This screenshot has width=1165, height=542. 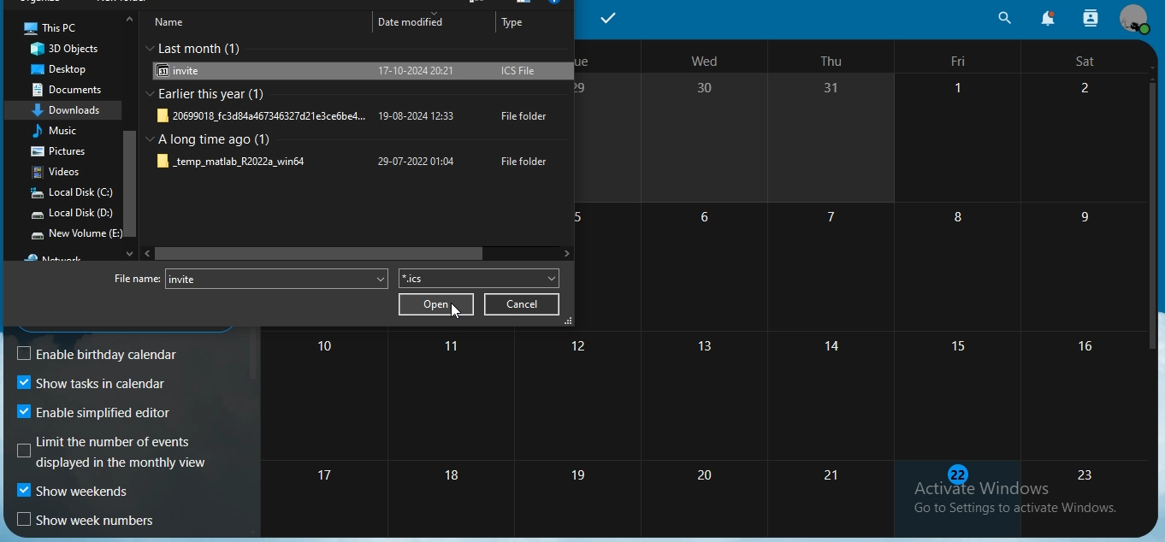 What do you see at coordinates (111, 354) in the screenshot?
I see `enable birthday calendar` at bounding box center [111, 354].